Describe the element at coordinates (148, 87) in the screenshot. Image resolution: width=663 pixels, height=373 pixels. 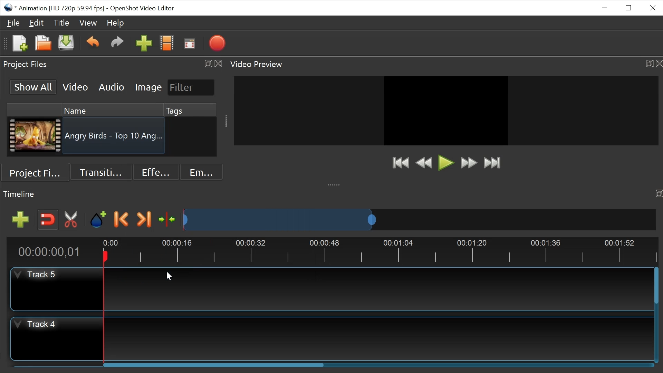
I see `Image` at that location.